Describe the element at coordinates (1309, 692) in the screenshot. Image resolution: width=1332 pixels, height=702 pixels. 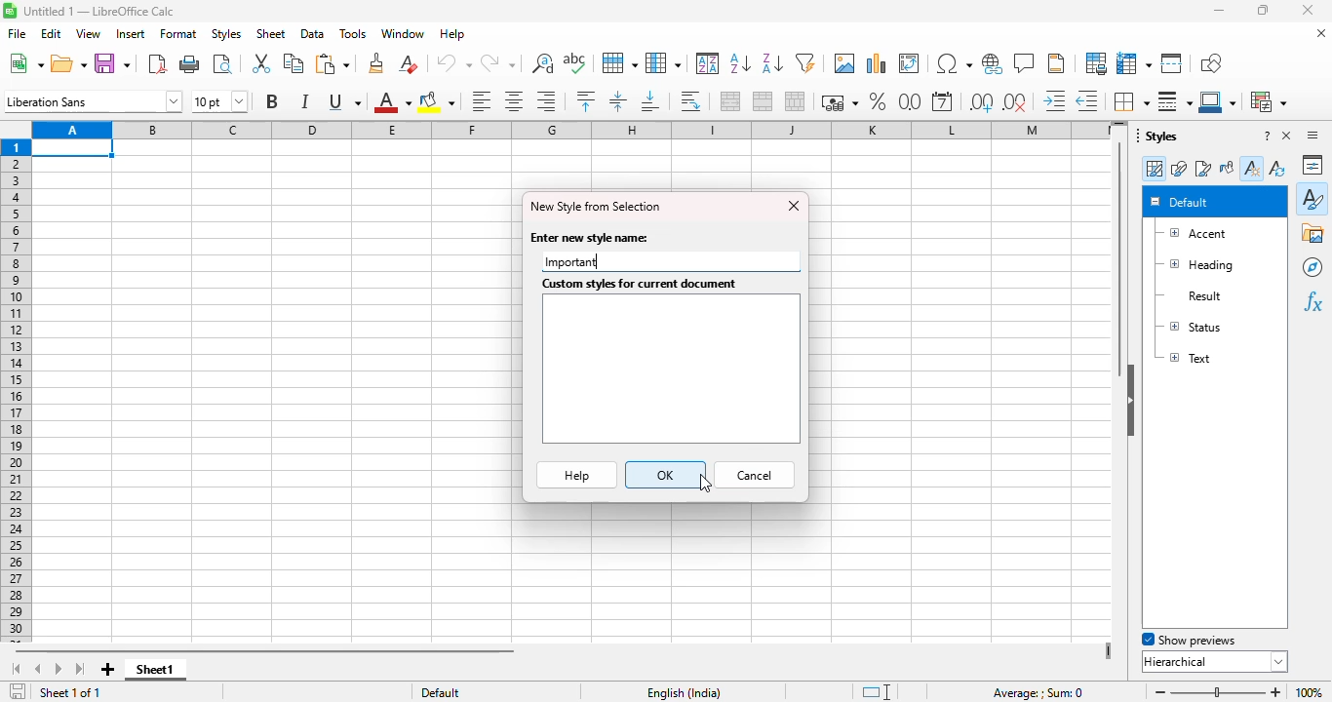
I see `zoom factor` at that location.